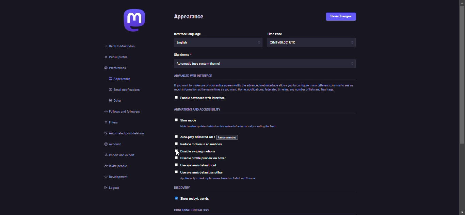 This screenshot has width=465, height=215. Describe the element at coordinates (117, 167) in the screenshot. I see `invite people` at that location.